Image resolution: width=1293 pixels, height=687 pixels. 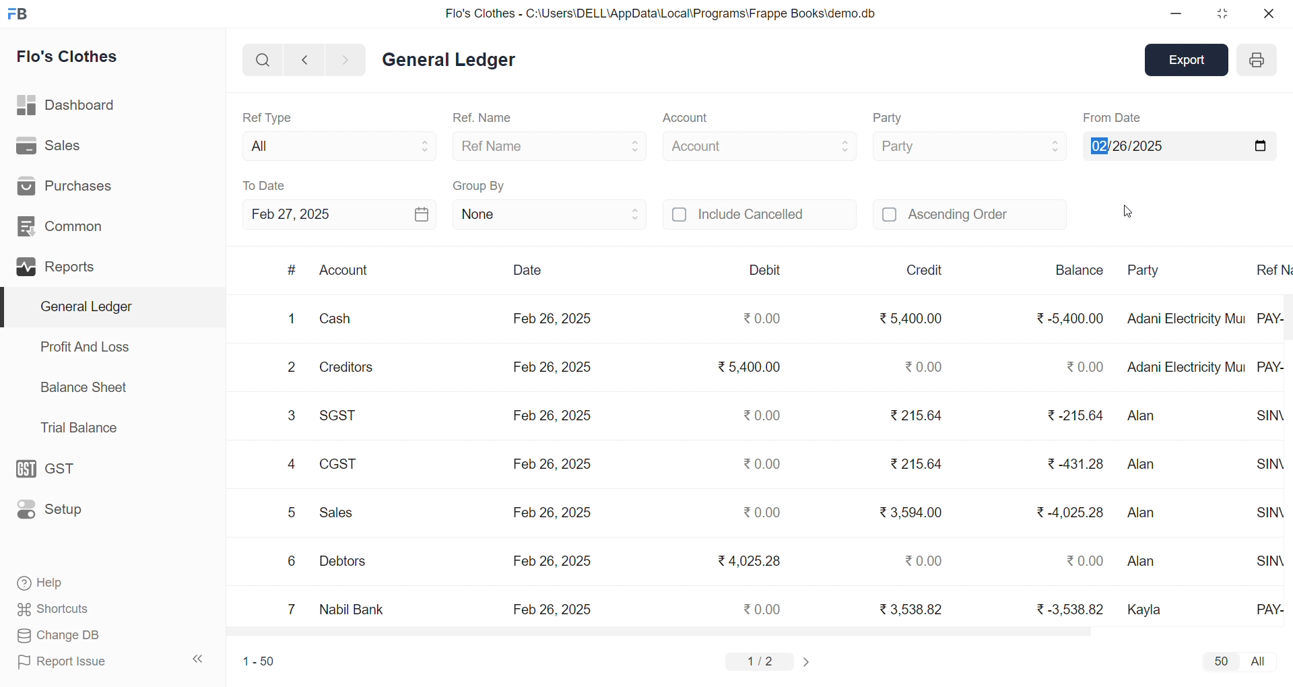 What do you see at coordinates (1266, 512) in the screenshot?
I see `SINV-` at bounding box center [1266, 512].